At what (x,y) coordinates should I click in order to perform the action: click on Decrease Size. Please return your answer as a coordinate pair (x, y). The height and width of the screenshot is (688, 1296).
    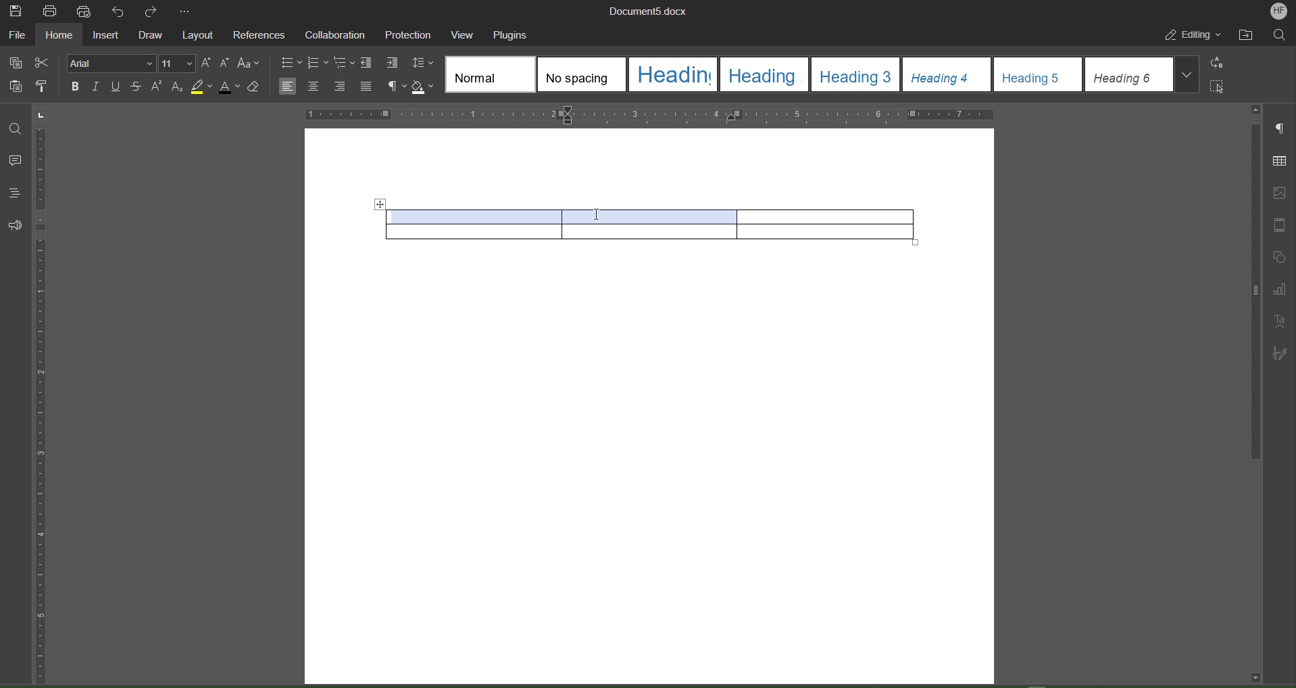
    Looking at the image, I should click on (224, 64).